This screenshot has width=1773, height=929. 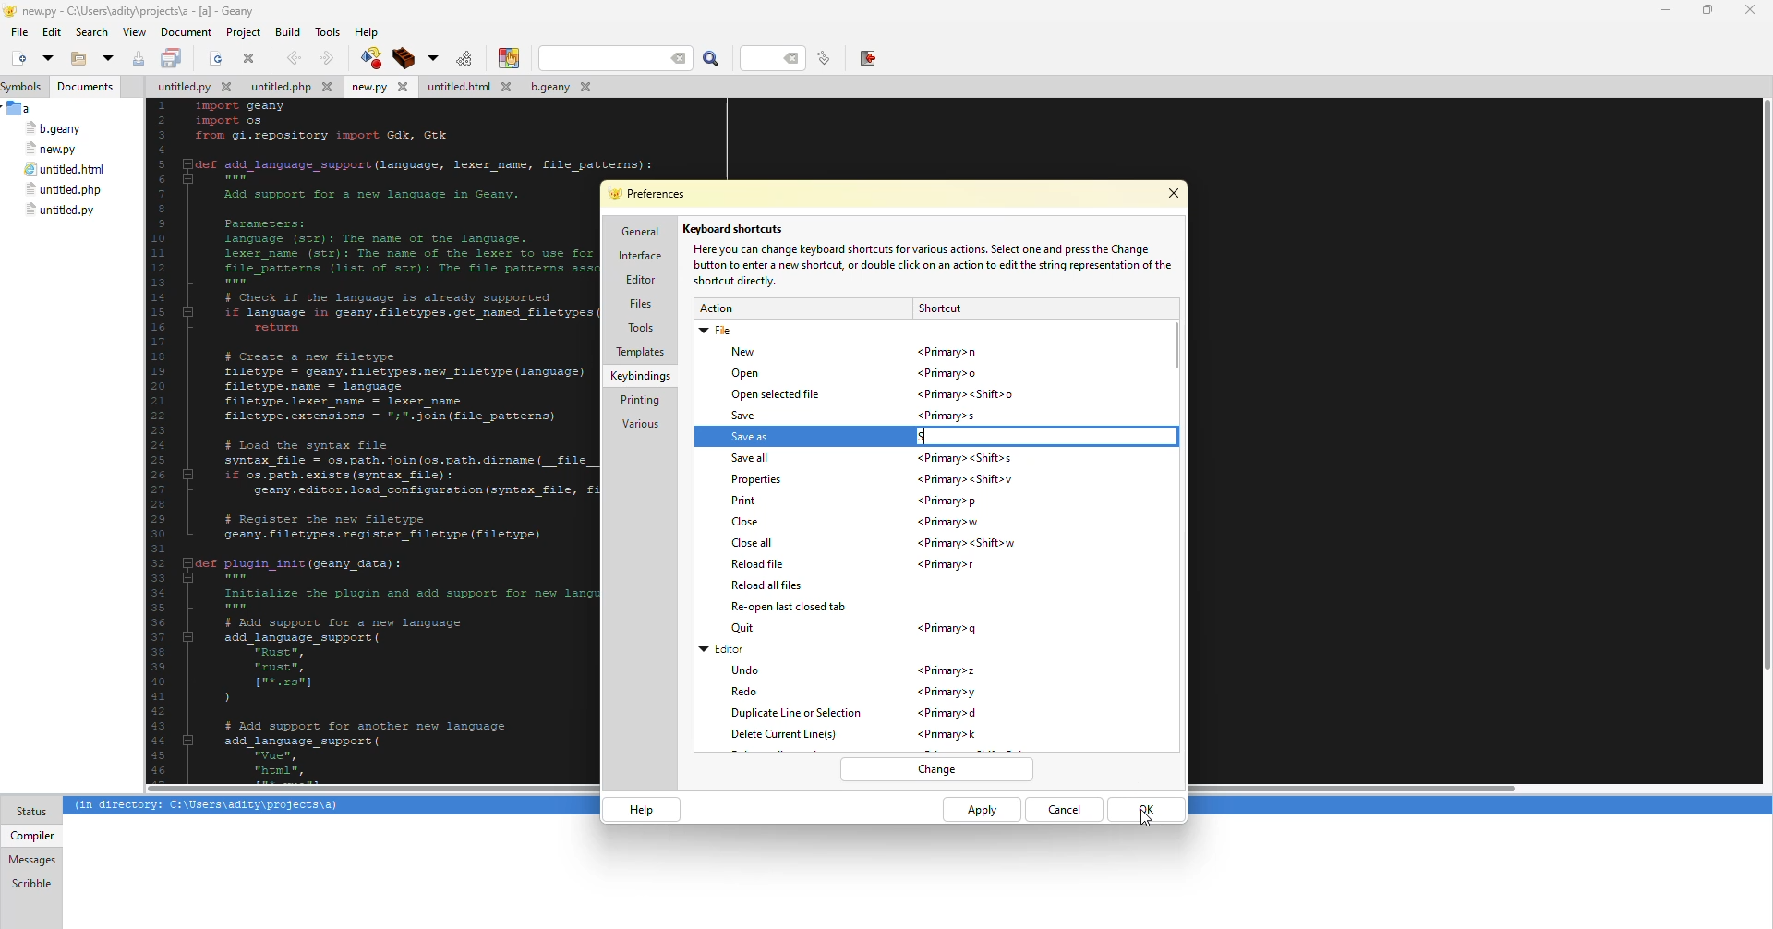 I want to click on properties, so click(x=757, y=480).